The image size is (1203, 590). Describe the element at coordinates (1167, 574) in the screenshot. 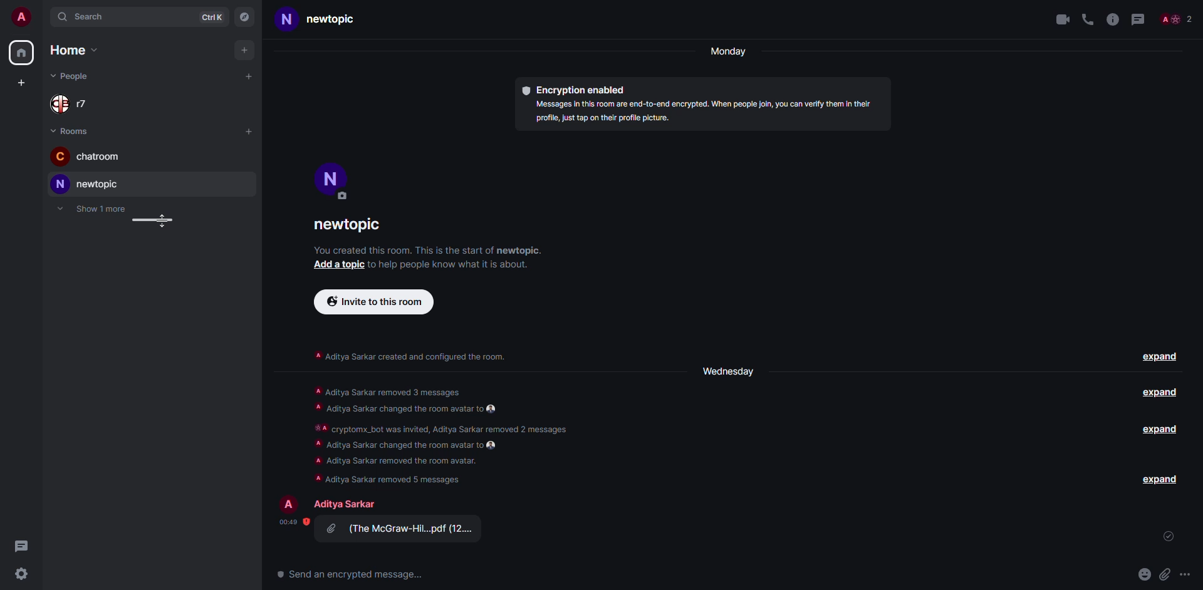

I see `attach` at that location.